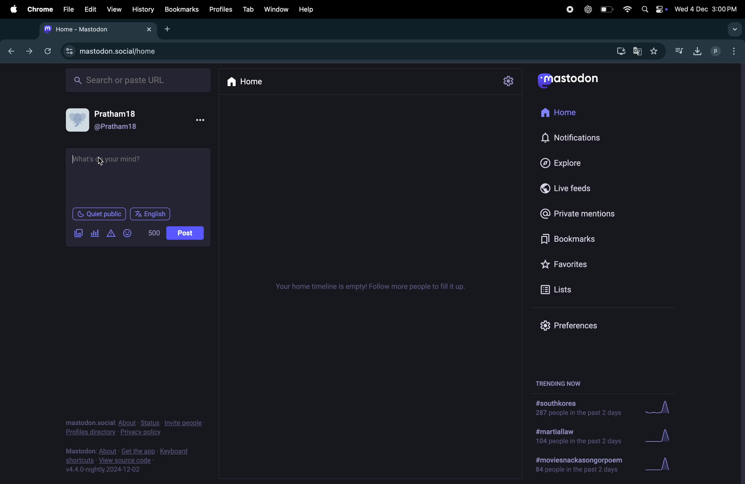  I want to click on privacy and policy, so click(132, 426).